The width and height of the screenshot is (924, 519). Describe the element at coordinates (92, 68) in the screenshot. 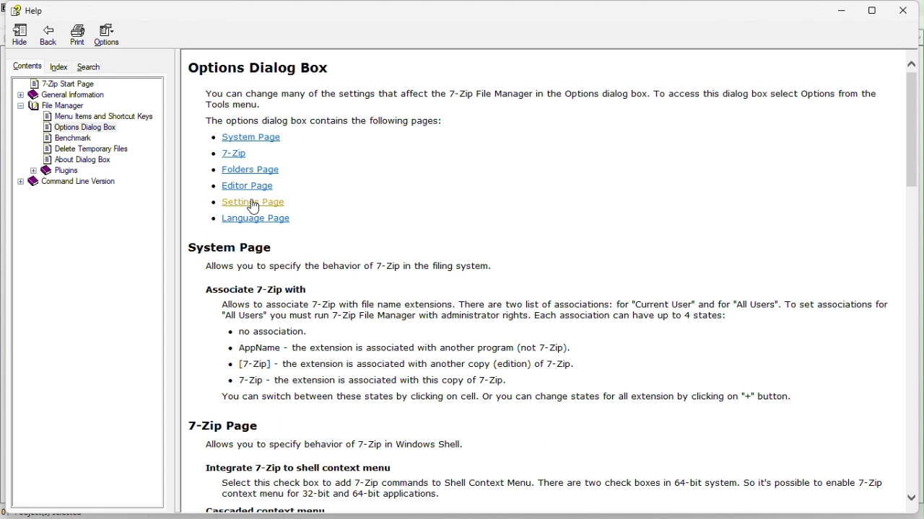

I see `Search` at that location.